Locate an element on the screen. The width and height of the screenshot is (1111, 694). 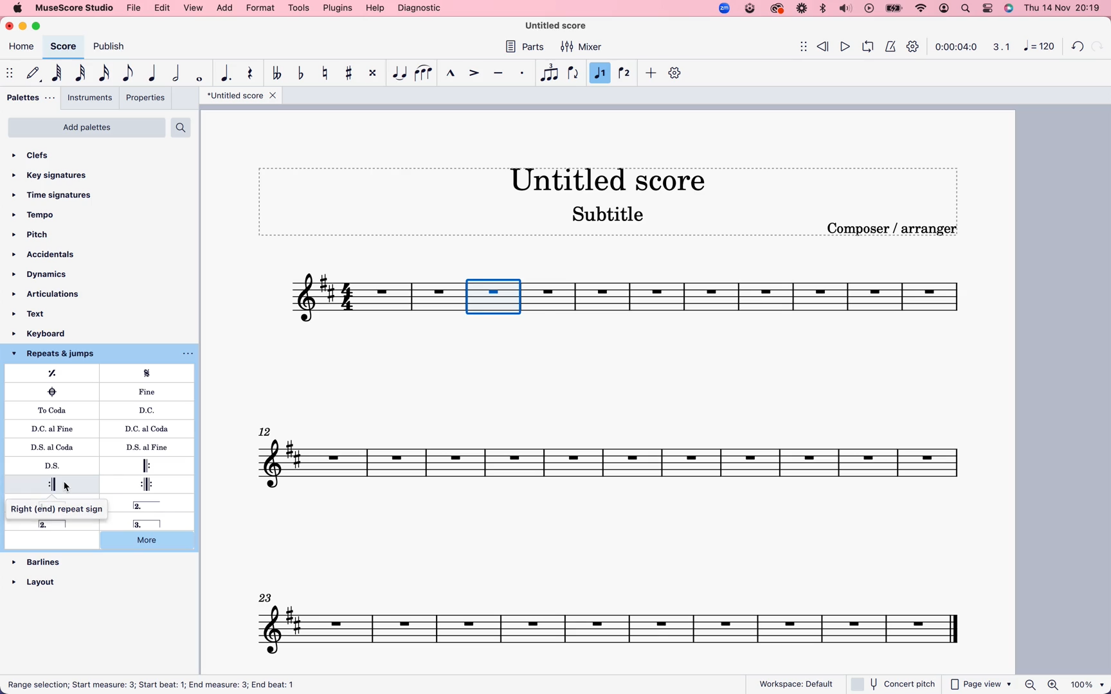
move is located at coordinates (797, 46).